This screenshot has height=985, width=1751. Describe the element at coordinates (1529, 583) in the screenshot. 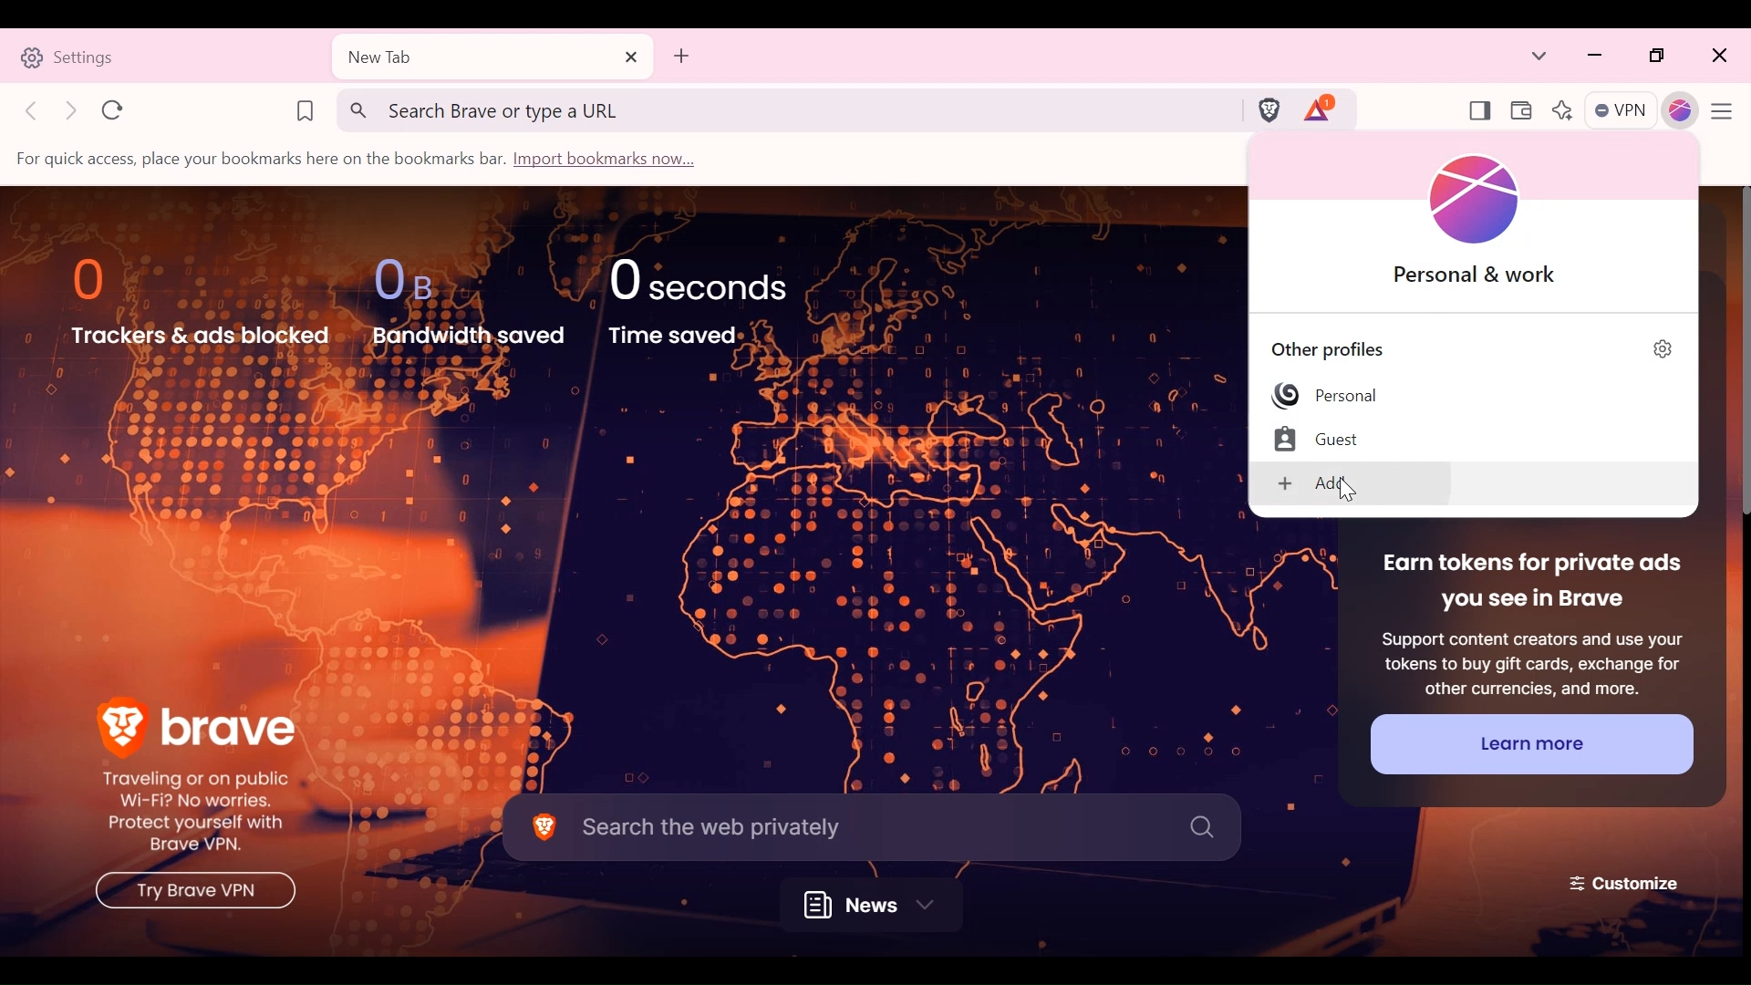

I see `Earn tokens for private ads you see in breave` at that location.